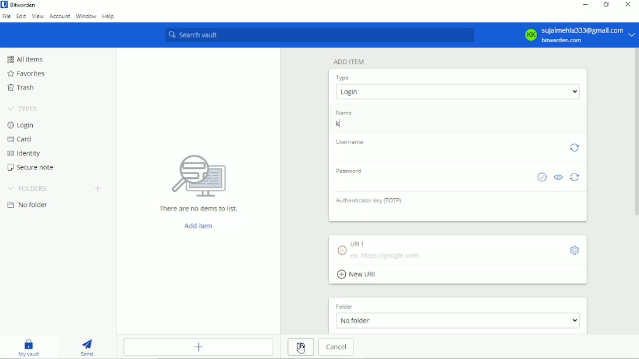 The width and height of the screenshot is (639, 359). What do you see at coordinates (607, 5) in the screenshot?
I see `Restore down` at bounding box center [607, 5].